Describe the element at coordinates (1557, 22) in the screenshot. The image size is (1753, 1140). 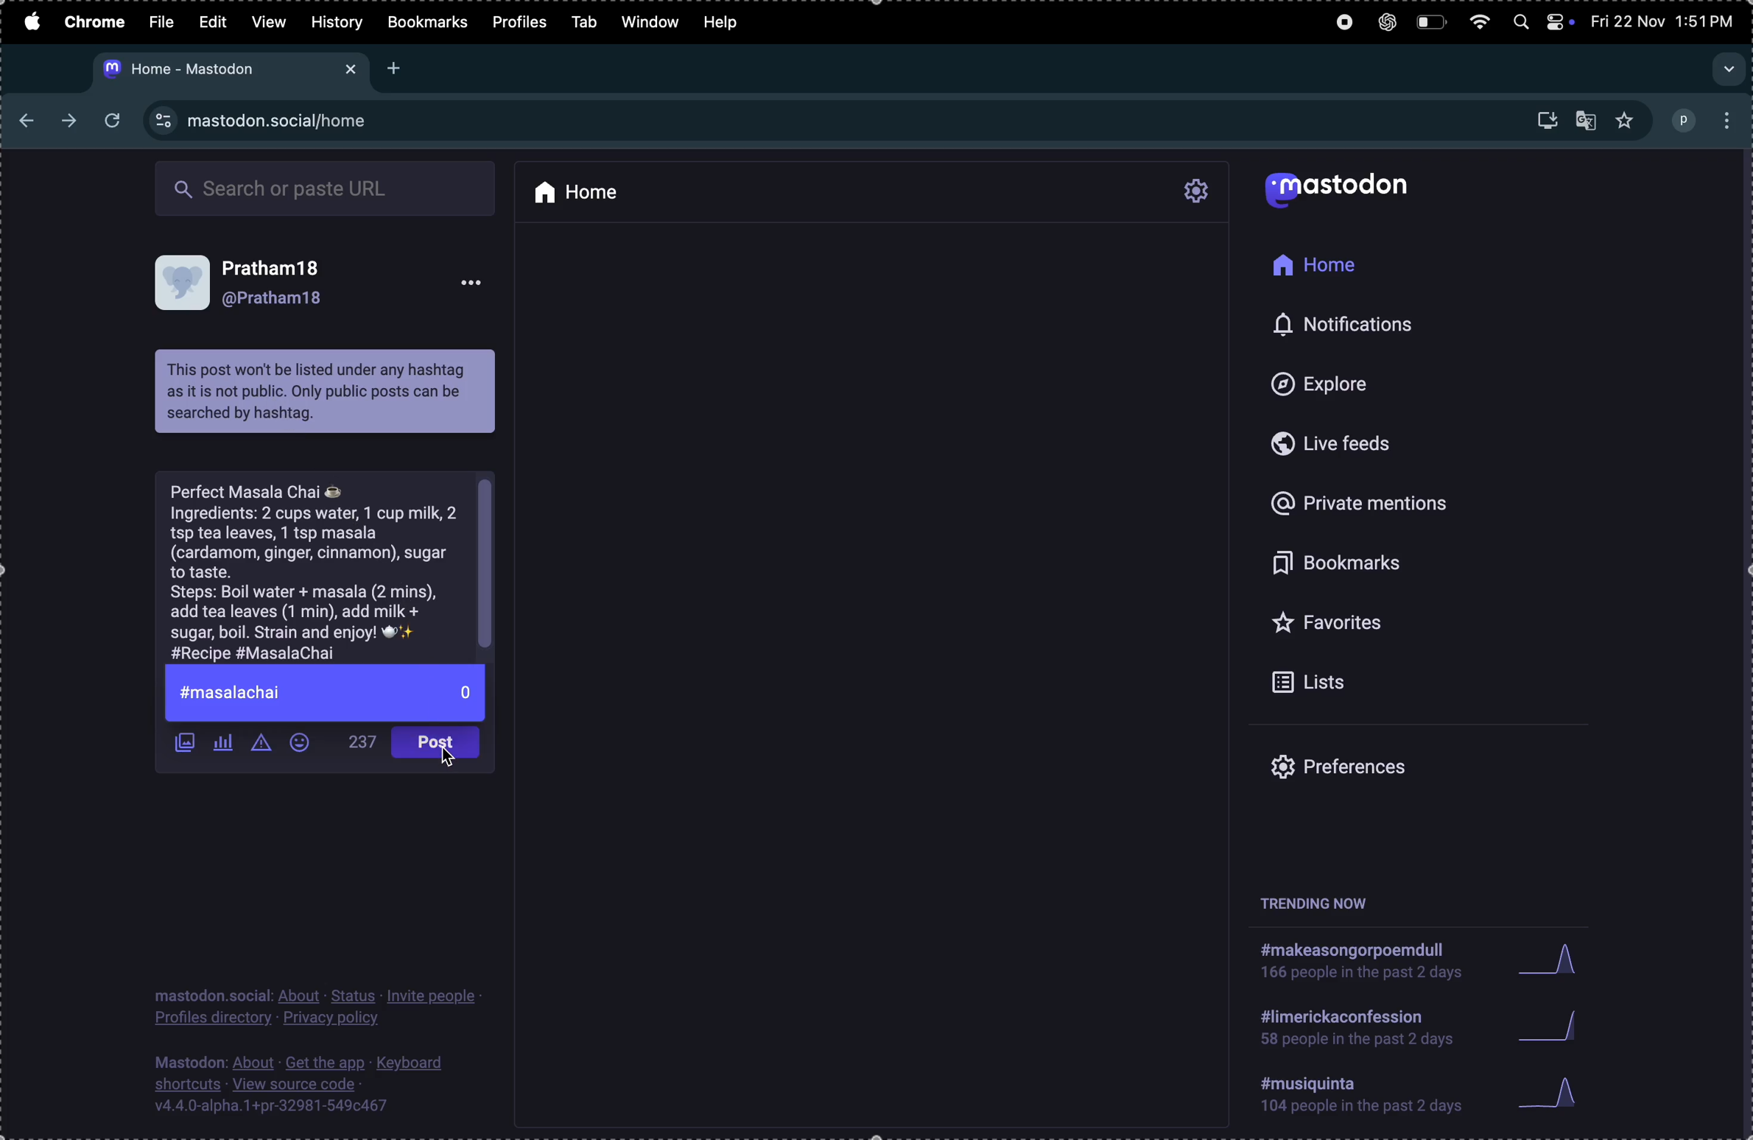
I see `apple widgets` at that location.